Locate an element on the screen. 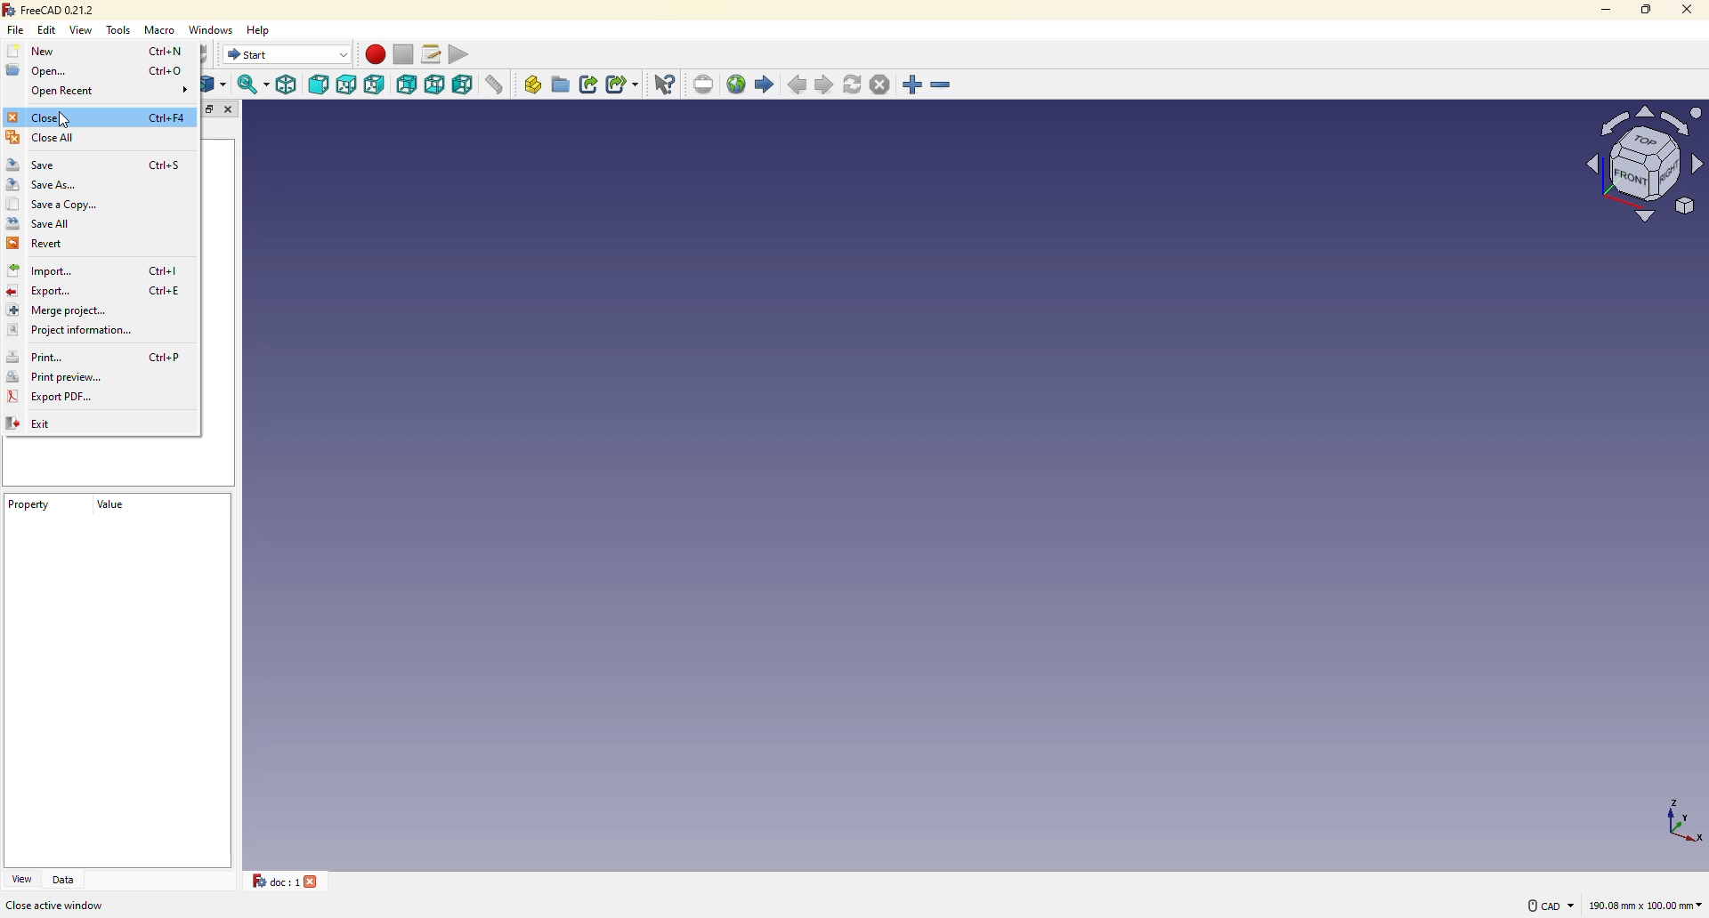 Image resolution: width=1709 pixels, height=918 pixels. merge prject is located at coordinates (53, 310).